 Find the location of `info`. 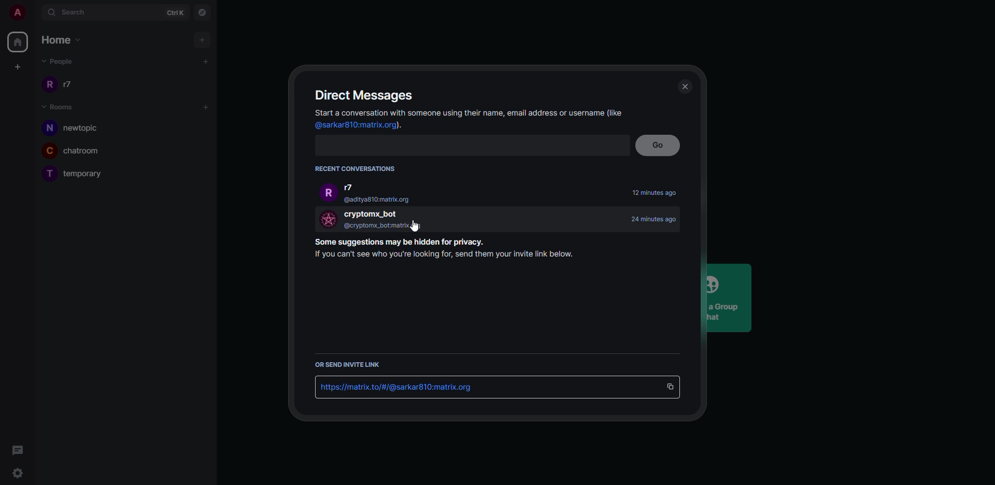

info is located at coordinates (468, 112).